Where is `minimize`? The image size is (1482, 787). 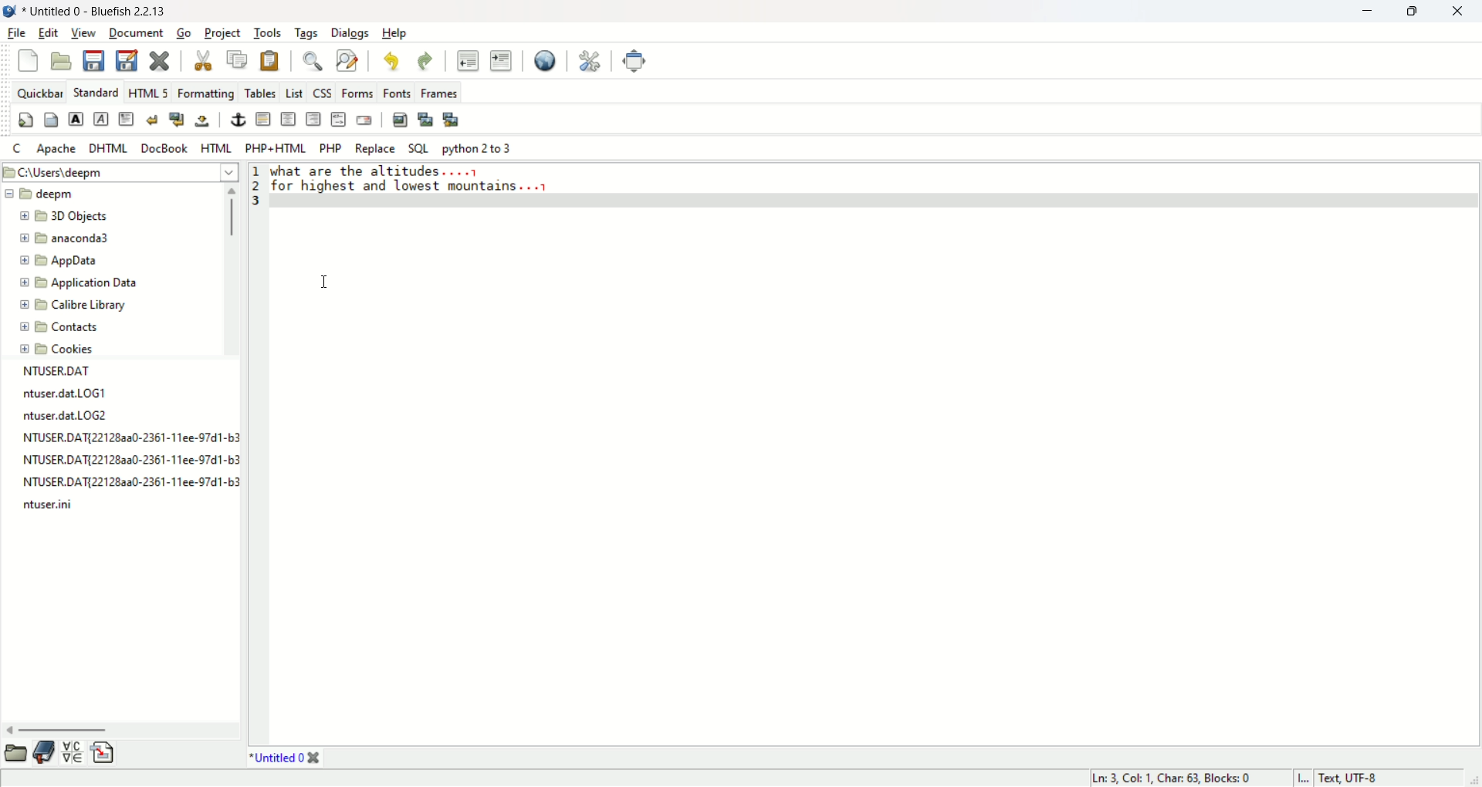 minimize is located at coordinates (1365, 12).